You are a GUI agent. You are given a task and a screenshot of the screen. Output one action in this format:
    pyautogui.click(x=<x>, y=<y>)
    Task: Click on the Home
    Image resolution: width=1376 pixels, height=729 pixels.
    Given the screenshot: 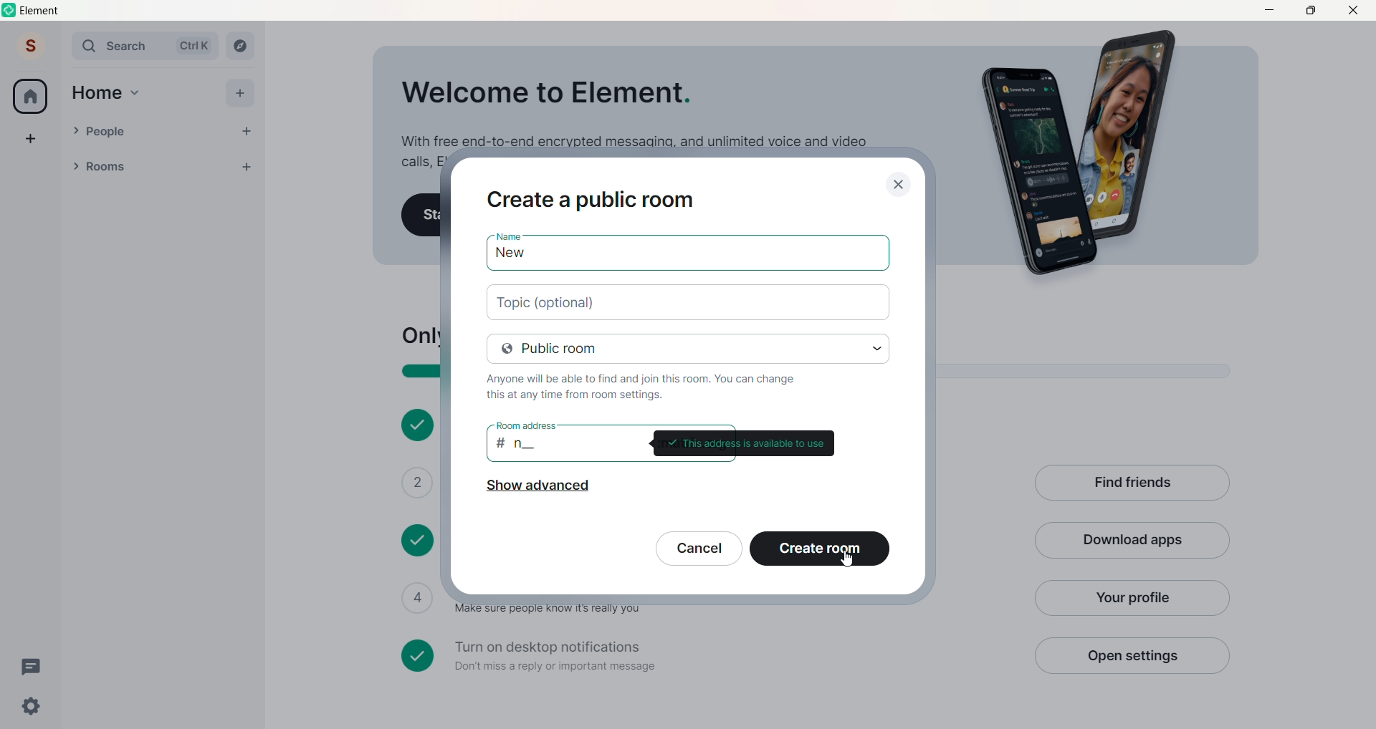 What is the action you would take?
    pyautogui.click(x=97, y=93)
    